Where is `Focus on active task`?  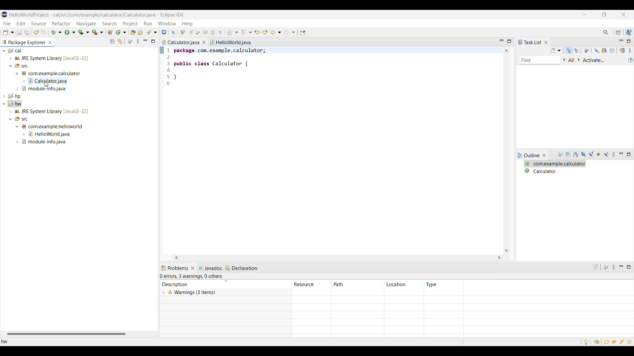 Focus on active task is located at coordinates (606, 267).